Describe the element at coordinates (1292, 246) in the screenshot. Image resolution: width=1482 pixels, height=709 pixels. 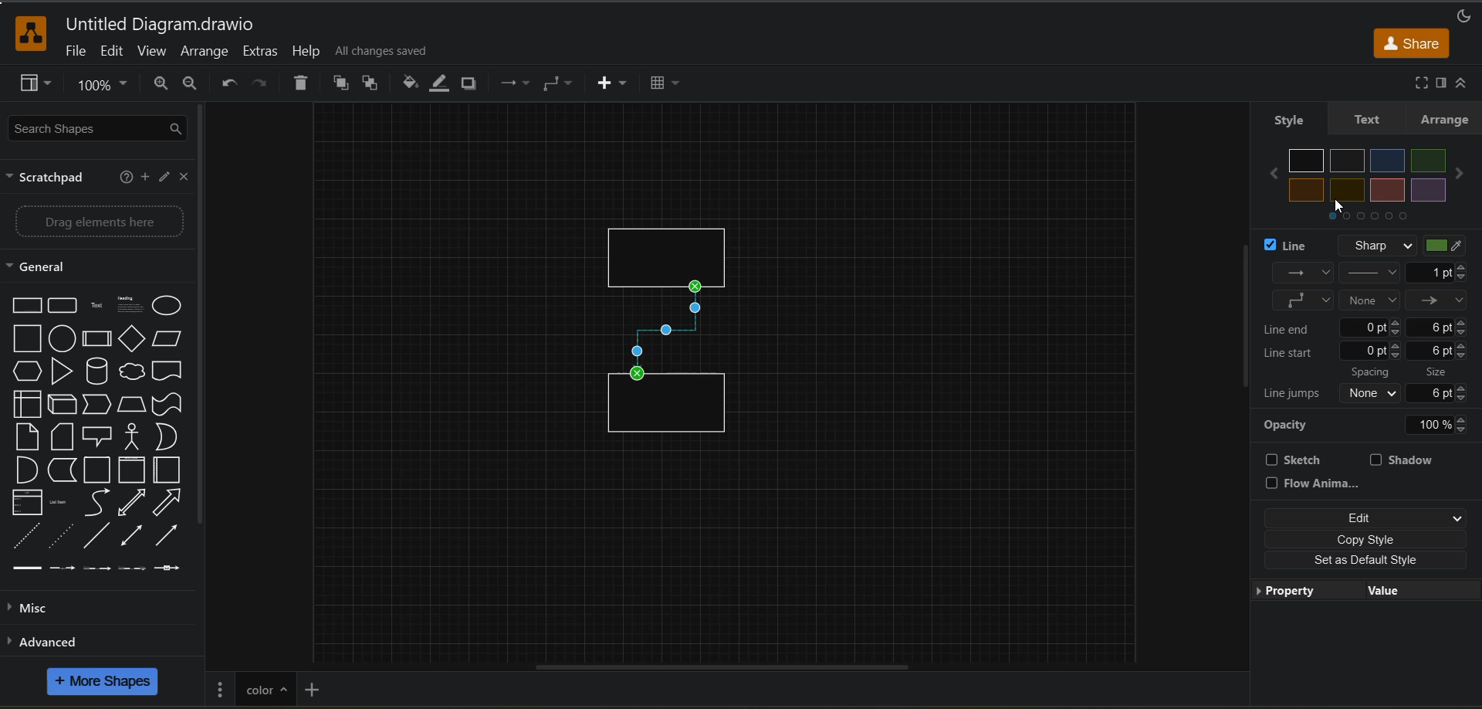
I see `Line` at that location.